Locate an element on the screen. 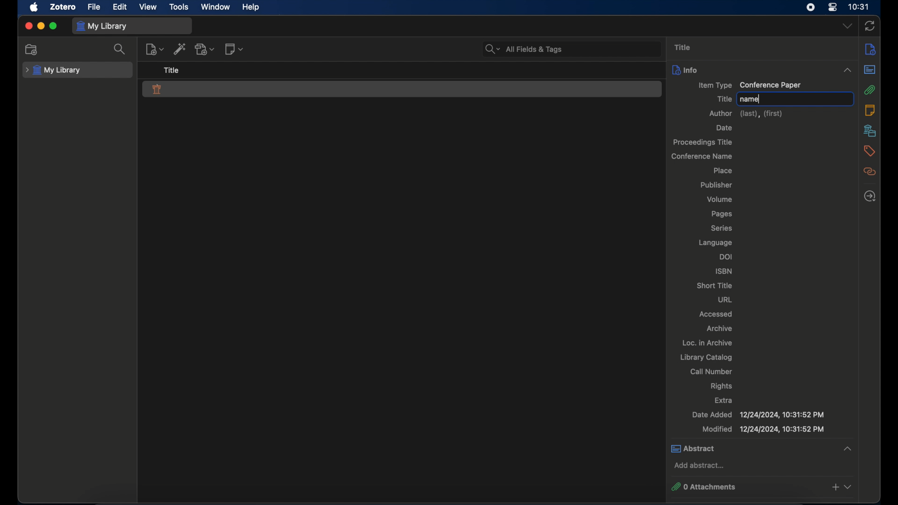  minimize is located at coordinates (40, 26).